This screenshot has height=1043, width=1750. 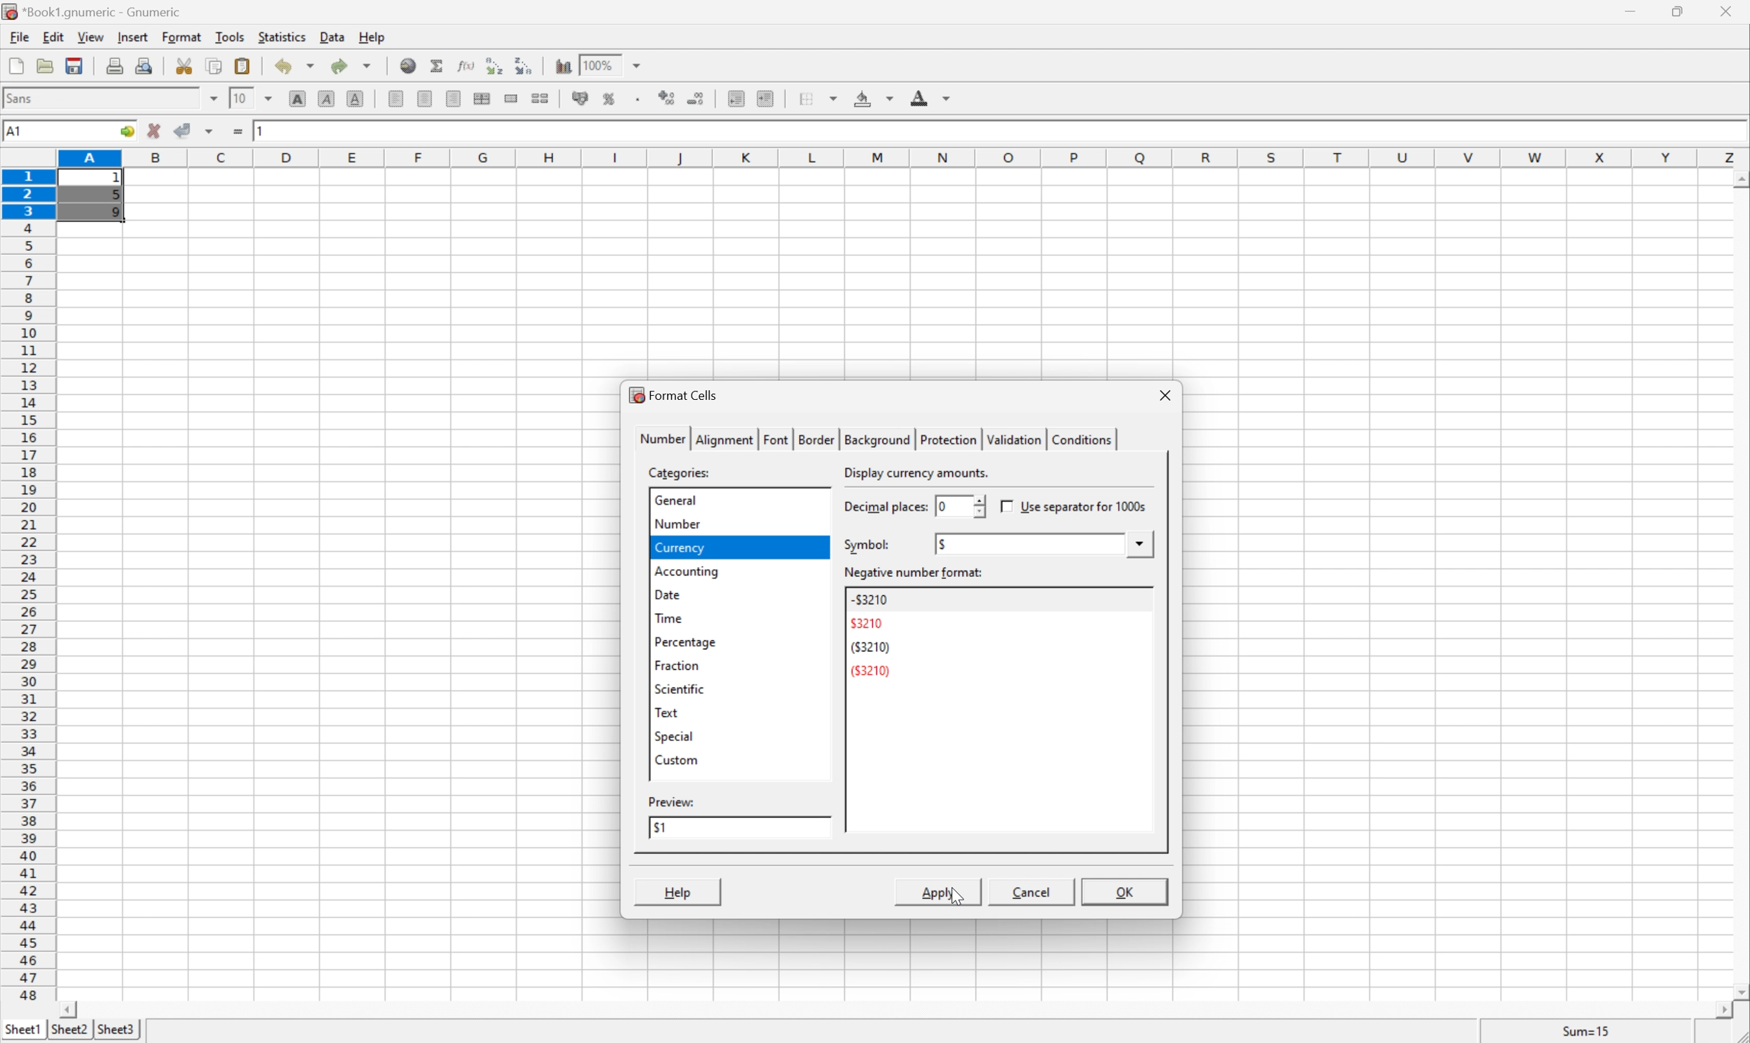 I want to click on number, so click(x=662, y=437).